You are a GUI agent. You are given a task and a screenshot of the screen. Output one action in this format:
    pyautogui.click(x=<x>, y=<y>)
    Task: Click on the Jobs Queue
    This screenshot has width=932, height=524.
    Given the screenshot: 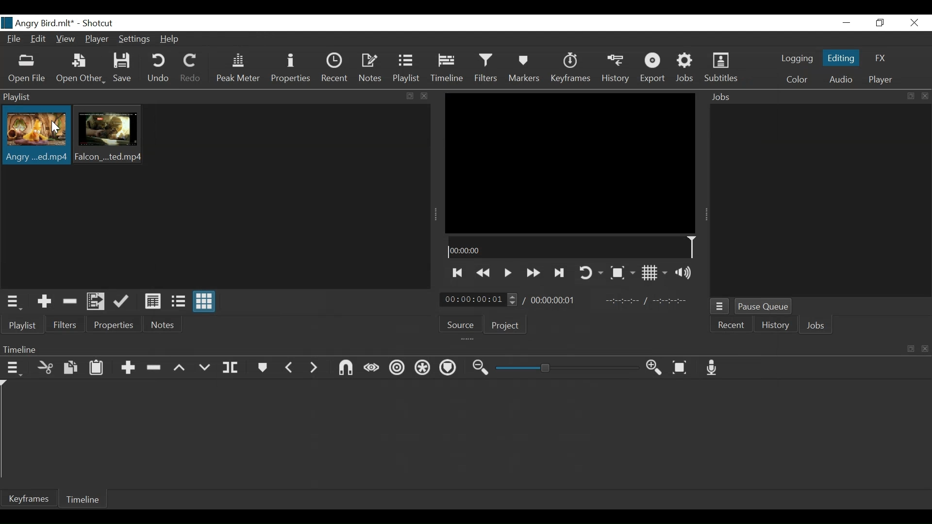 What is the action you would take?
    pyautogui.click(x=720, y=307)
    